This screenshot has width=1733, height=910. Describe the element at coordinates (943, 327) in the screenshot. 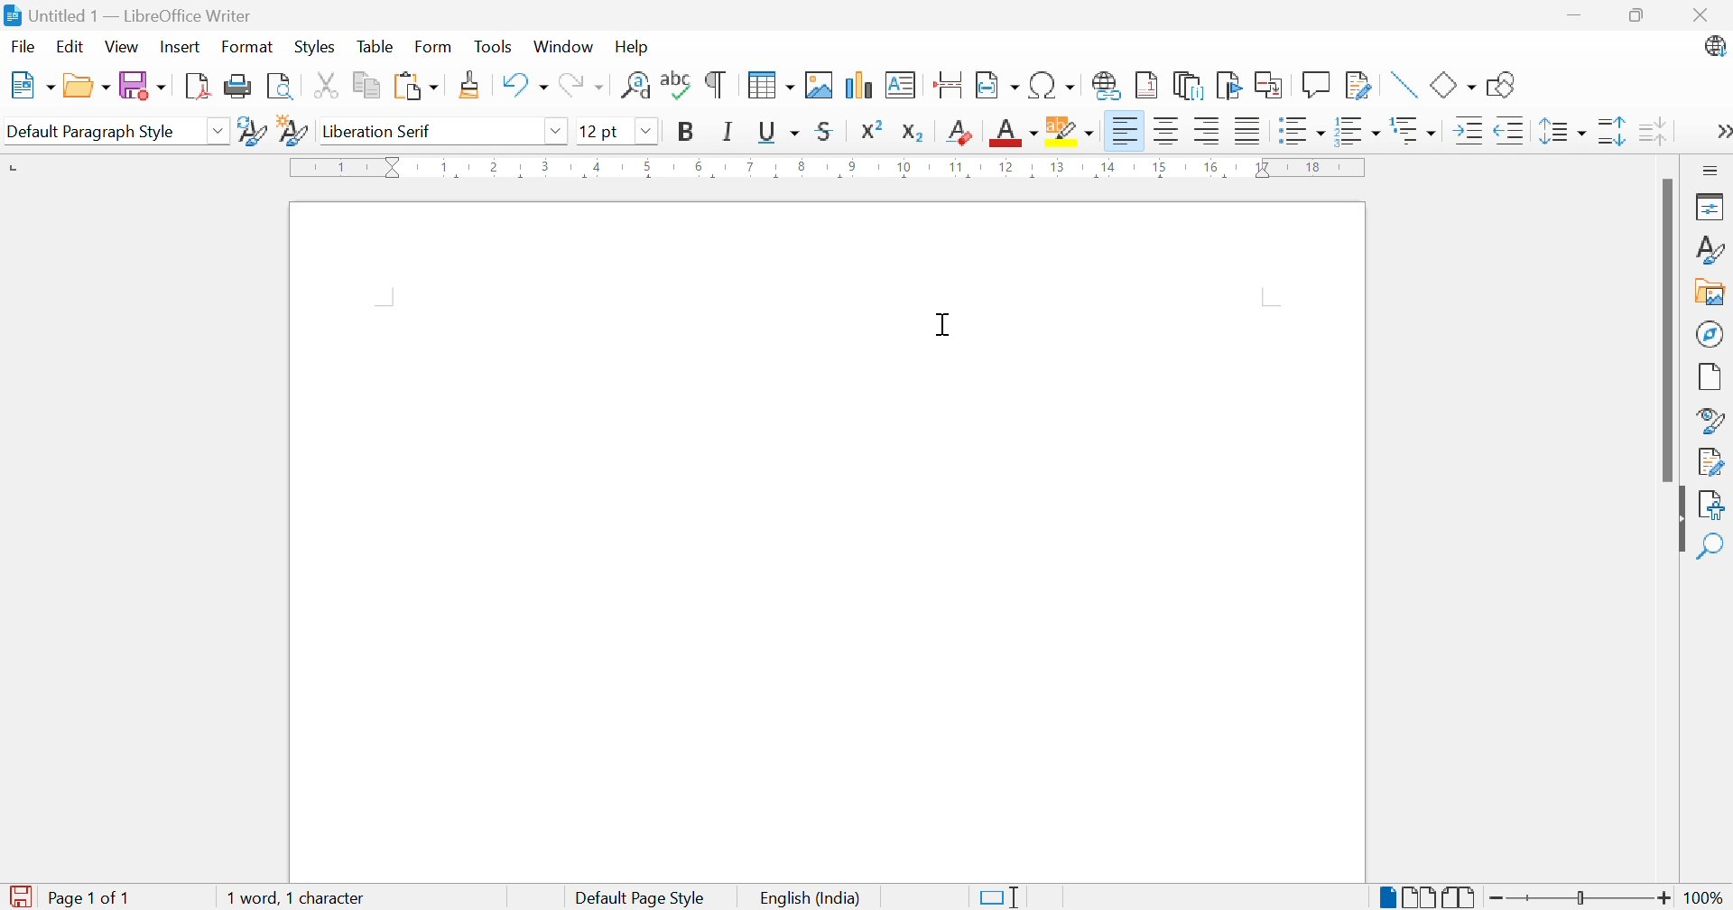

I see `Type Cursor` at that location.